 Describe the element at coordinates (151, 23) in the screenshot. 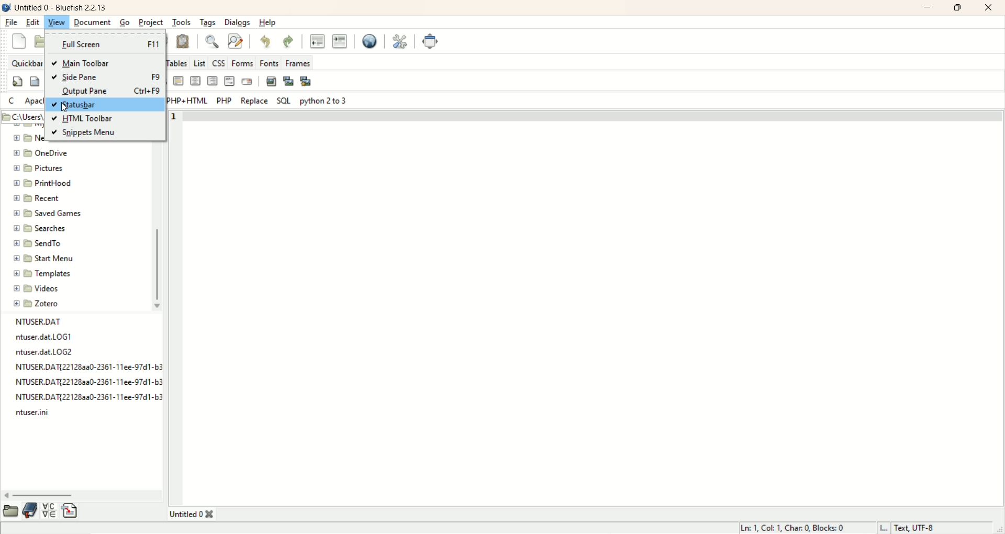

I see `project` at that location.